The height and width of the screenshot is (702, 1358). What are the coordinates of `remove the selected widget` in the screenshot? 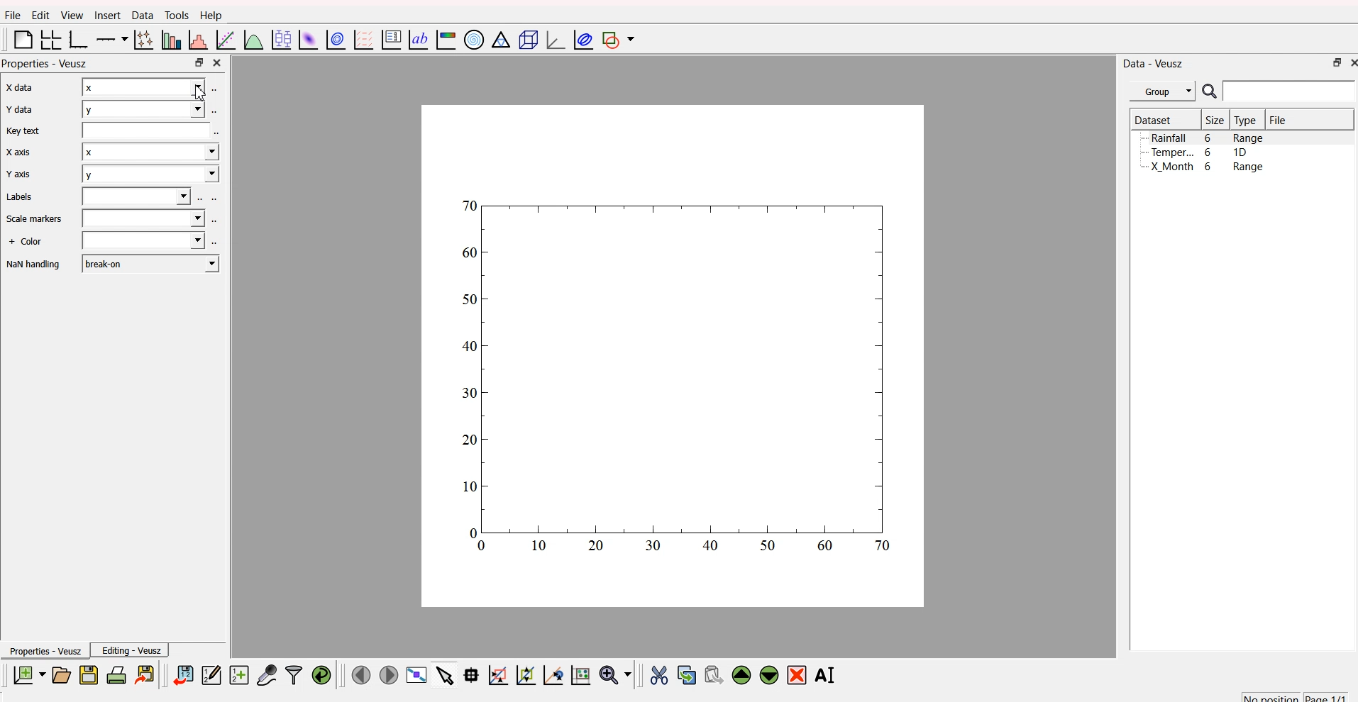 It's located at (797, 675).